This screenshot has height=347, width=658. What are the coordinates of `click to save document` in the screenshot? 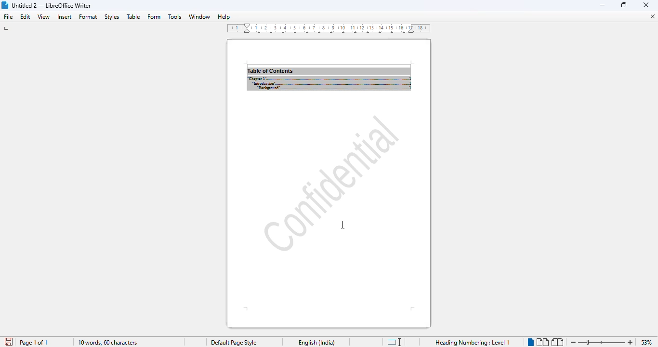 It's located at (9, 342).